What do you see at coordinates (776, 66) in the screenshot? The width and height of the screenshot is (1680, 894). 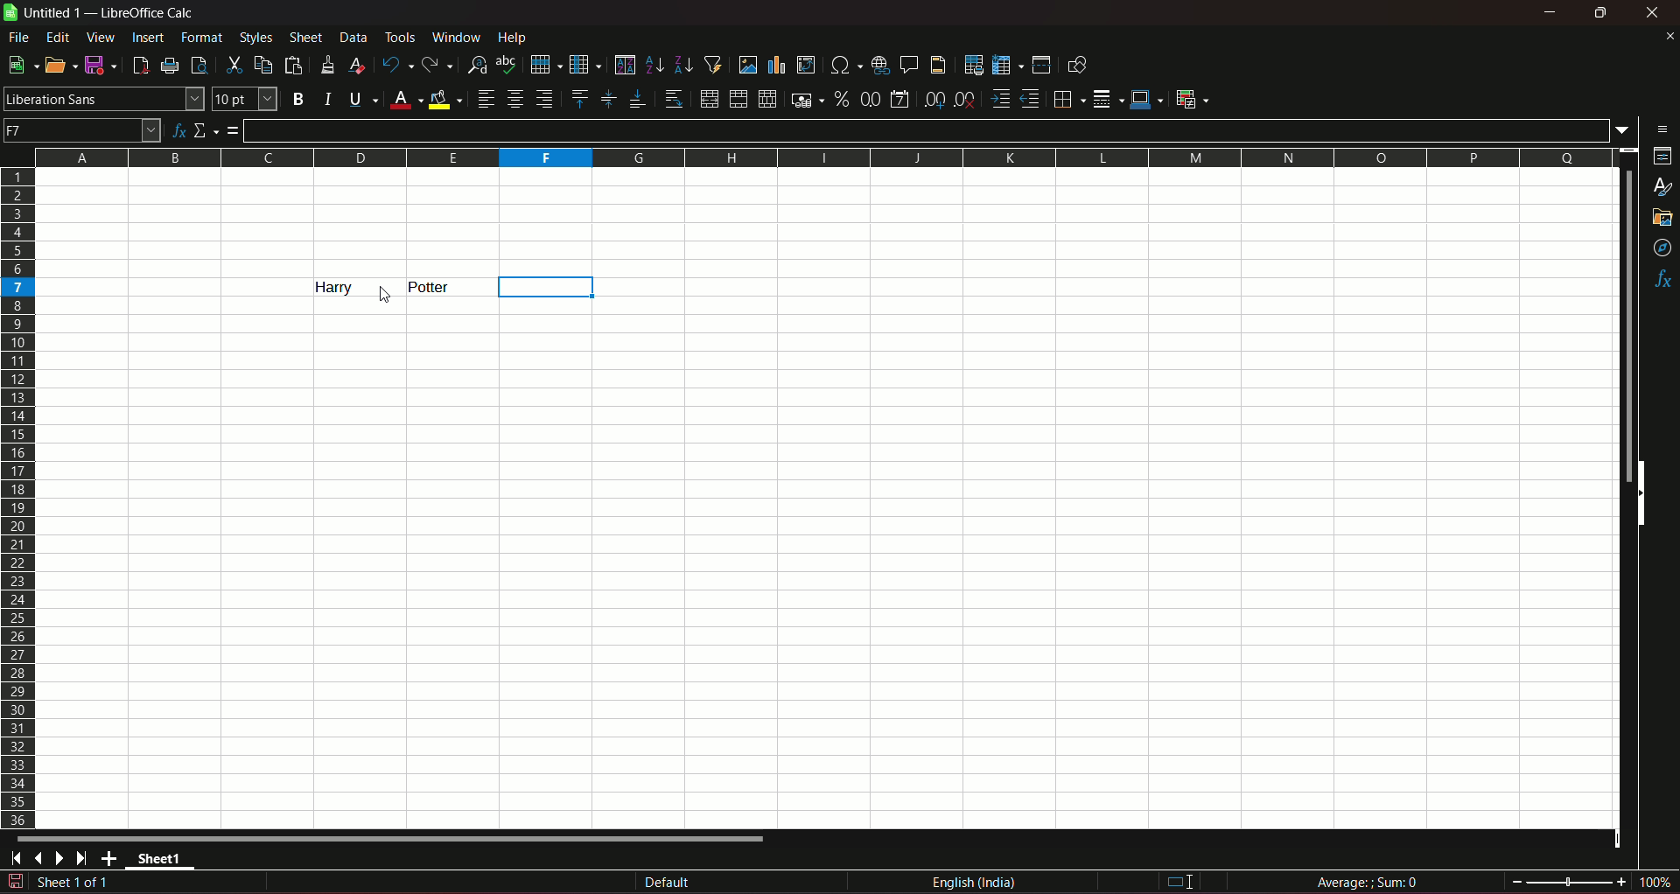 I see `insert chart` at bounding box center [776, 66].